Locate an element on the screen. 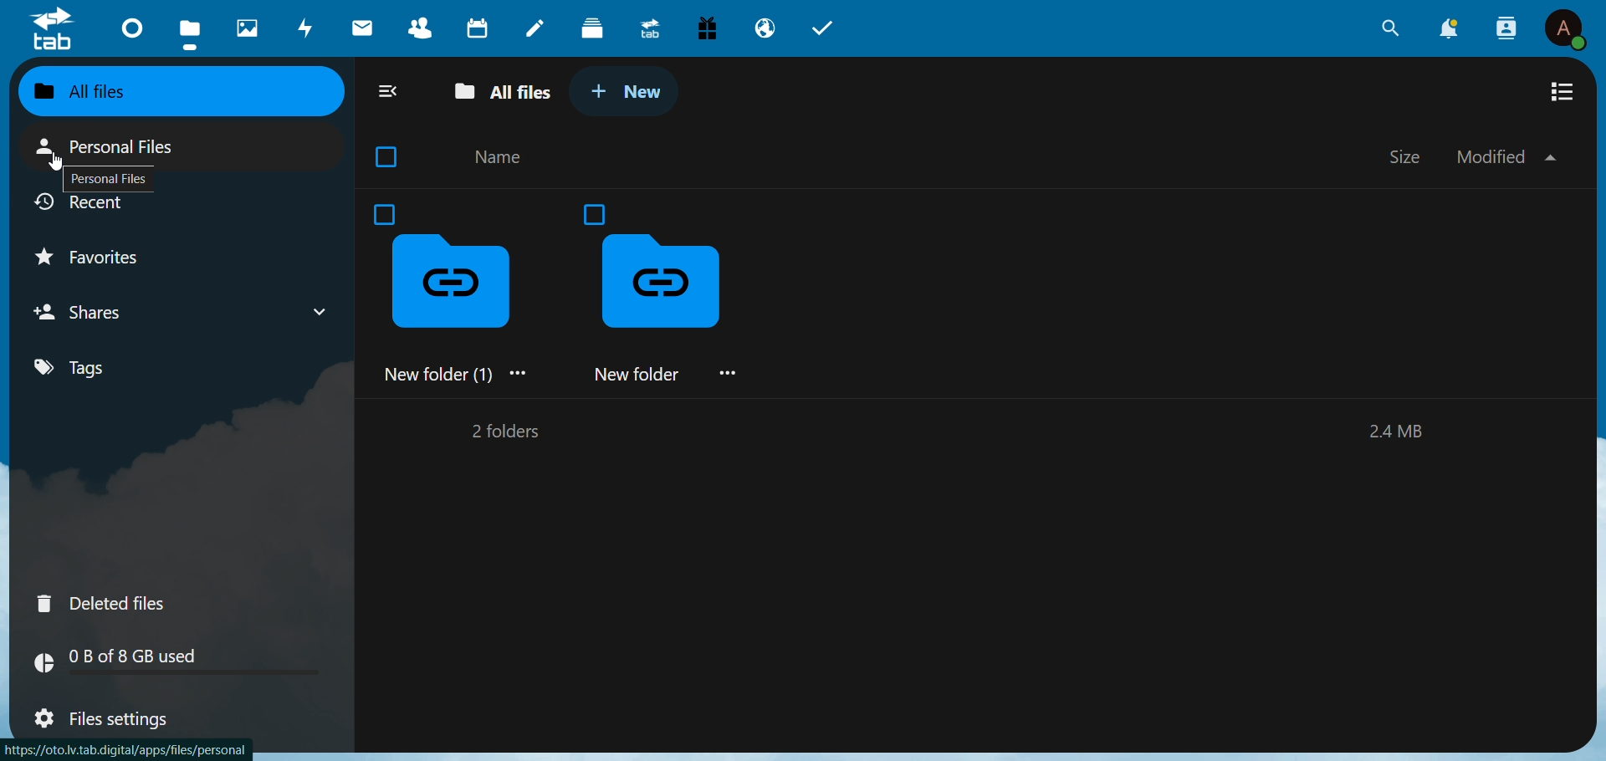 The width and height of the screenshot is (1606, 761). size is located at coordinates (1408, 155).